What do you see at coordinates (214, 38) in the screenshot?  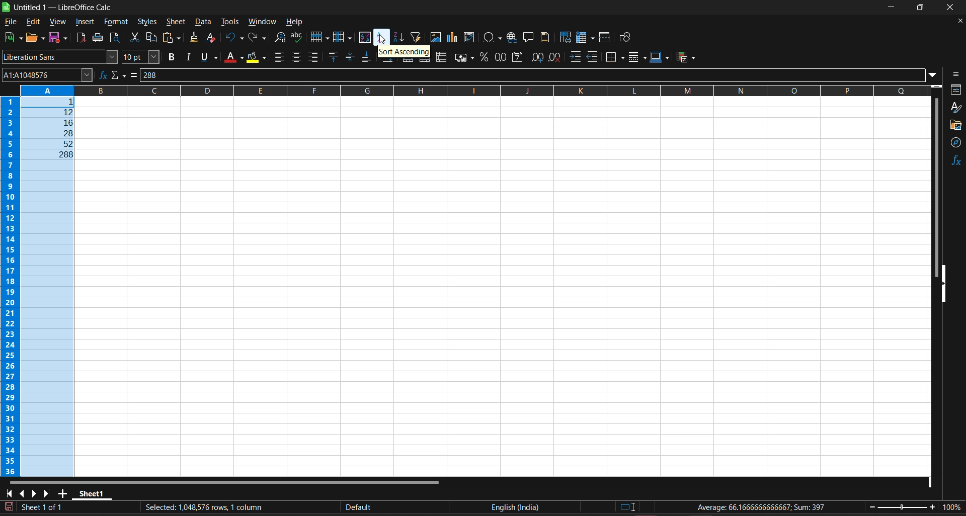 I see `clear direct formatting` at bounding box center [214, 38].